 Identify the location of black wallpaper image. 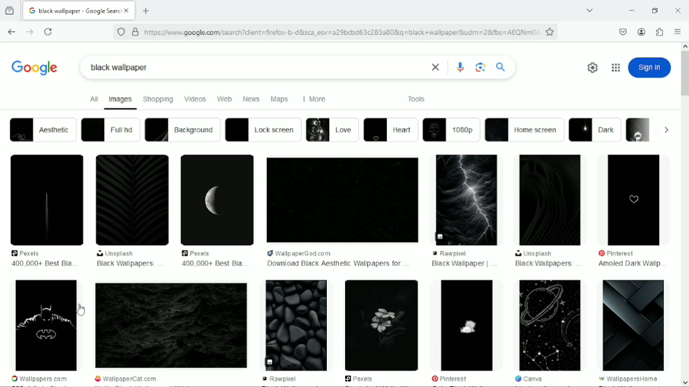
(46, 326).